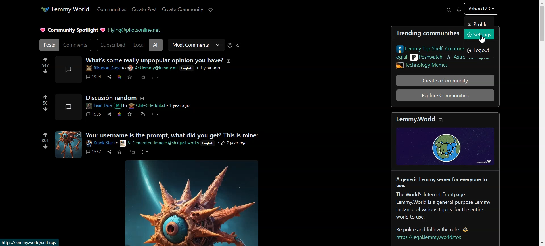  I want to click on Comments, so click(76, 45).